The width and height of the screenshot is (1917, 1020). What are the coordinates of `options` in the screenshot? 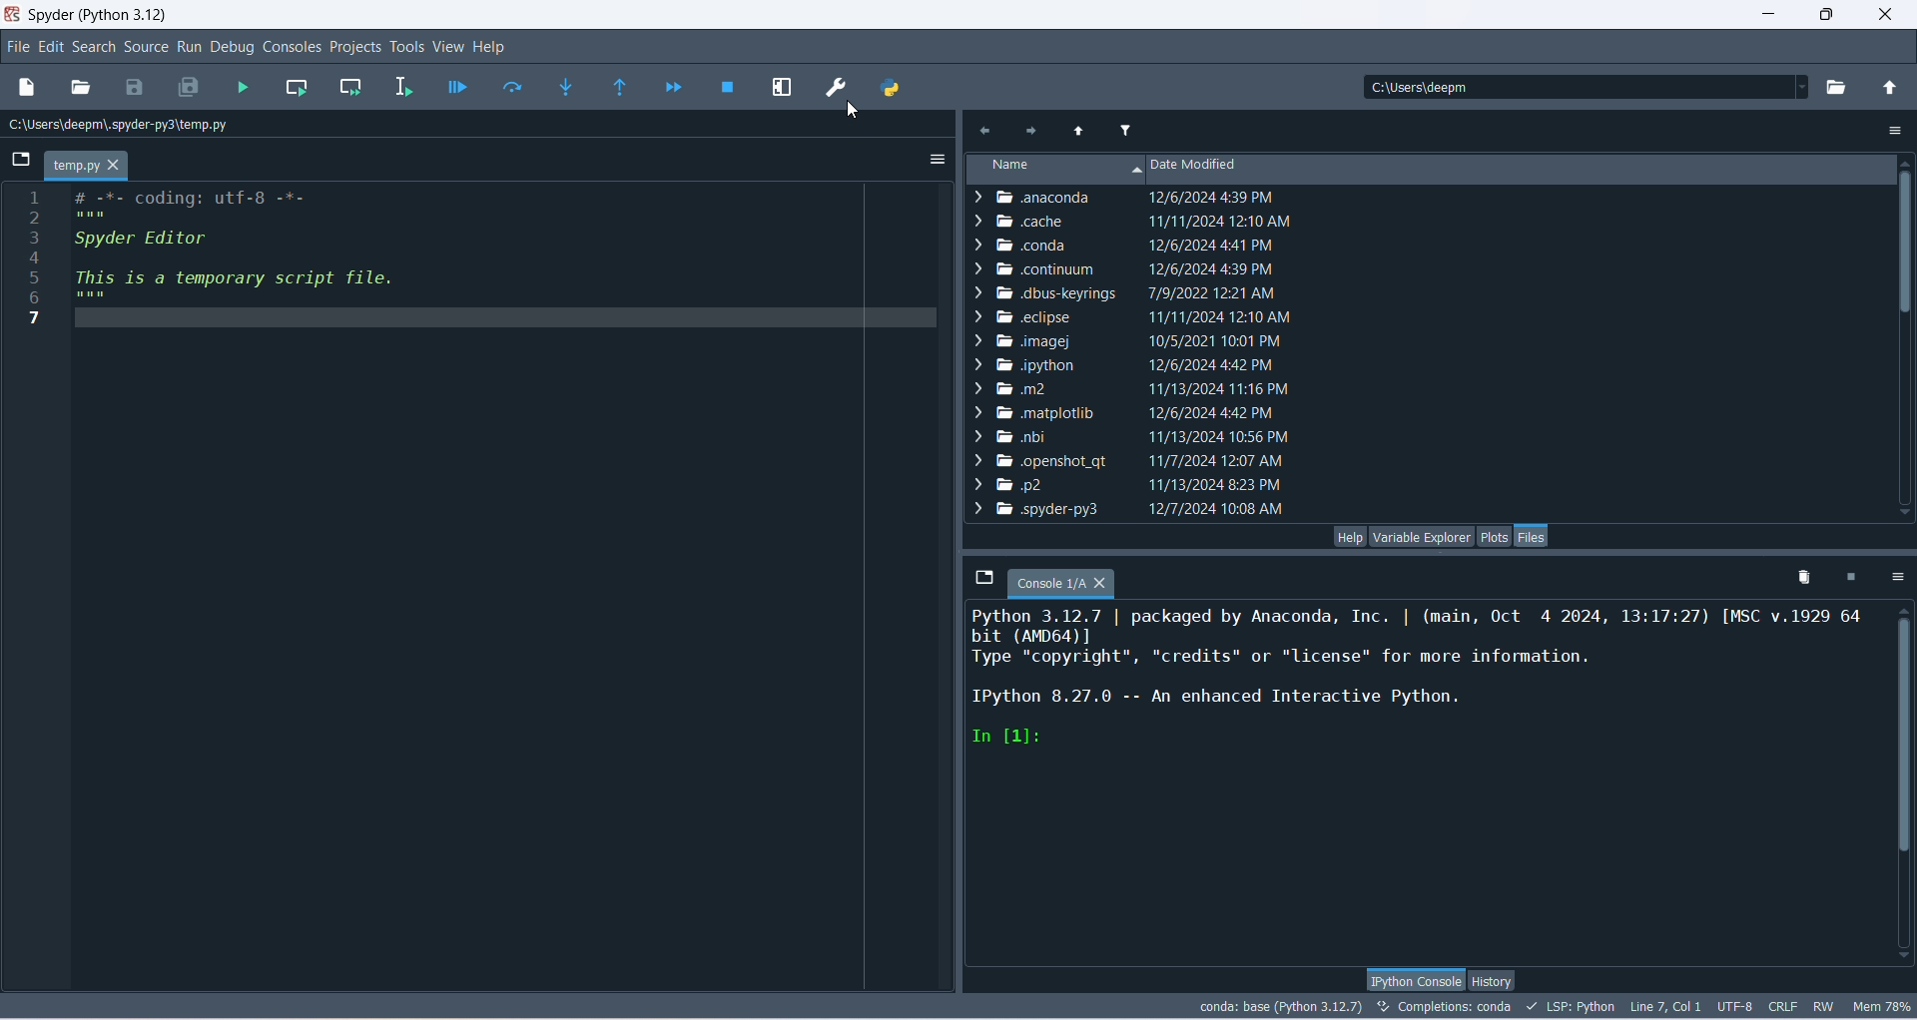 It's located at (1897, 579).